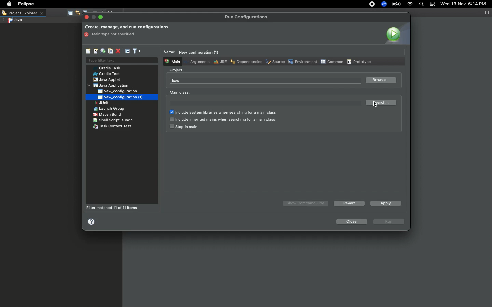  What do you see at coordinates (127, 27) in the screenshot?
I see `Create manage and run configurations` at bounding box center [127, 27].